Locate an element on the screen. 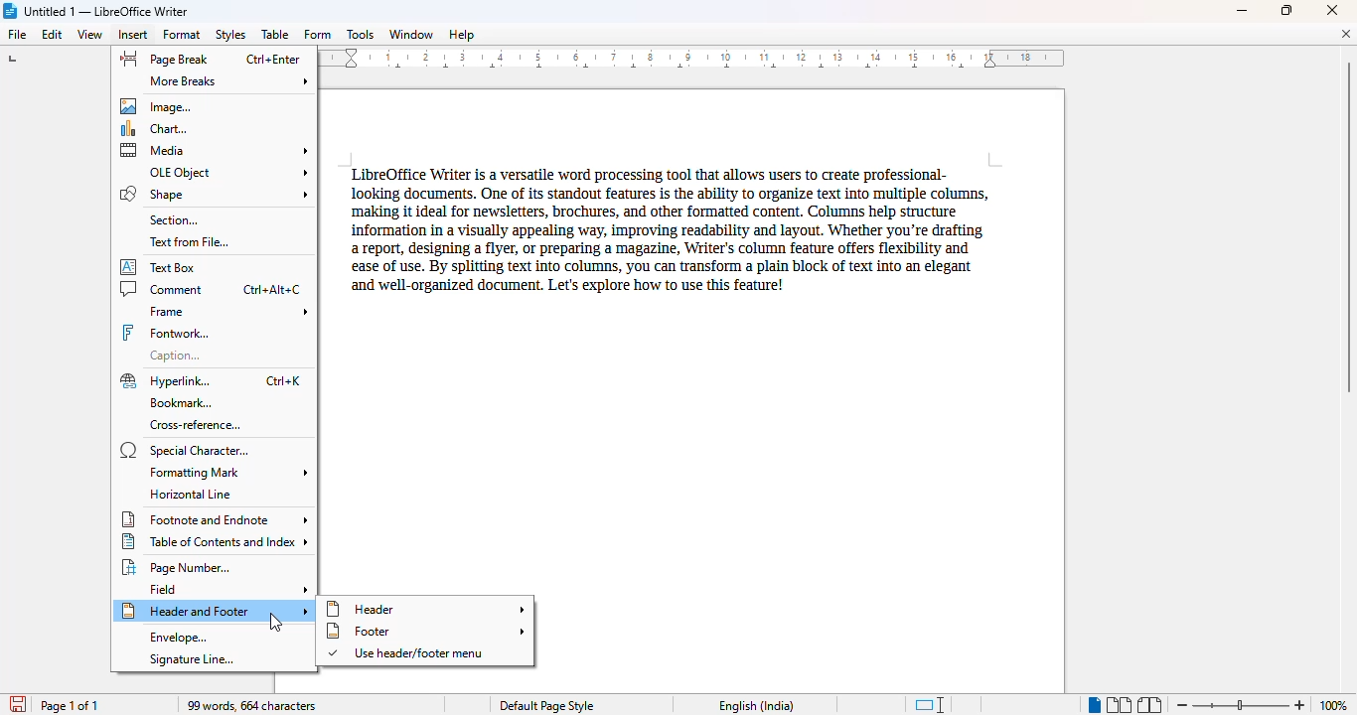  special character is located at coordinates (184, 450).